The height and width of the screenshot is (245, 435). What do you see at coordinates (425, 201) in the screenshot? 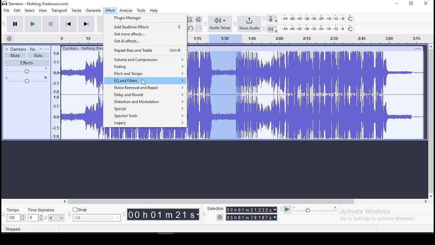
I see `right` at bounding box center [425, 201].